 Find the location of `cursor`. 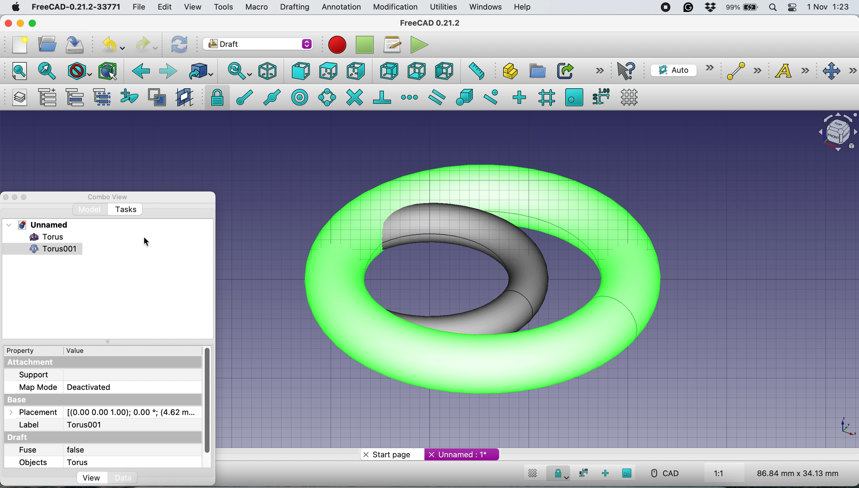

cursor is located at coordinates (145, 241).